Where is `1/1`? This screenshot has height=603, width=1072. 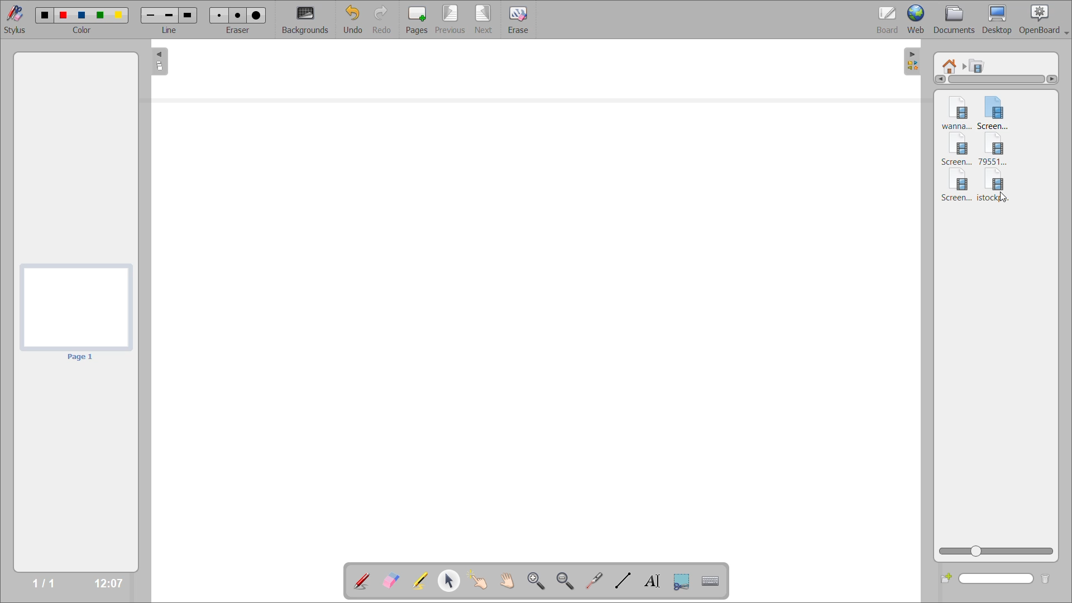 1/1 is located at coordinates (31, 583).